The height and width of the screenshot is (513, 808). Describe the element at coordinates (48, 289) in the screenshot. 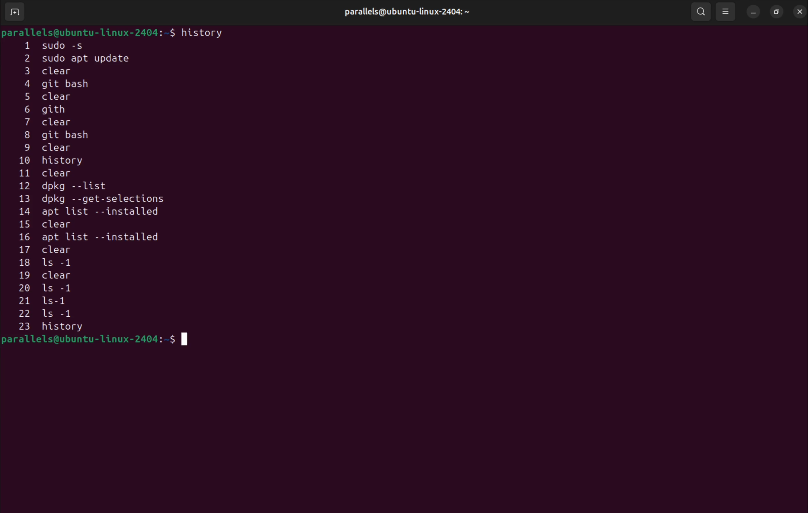

I see `20 ls -1` at that location.